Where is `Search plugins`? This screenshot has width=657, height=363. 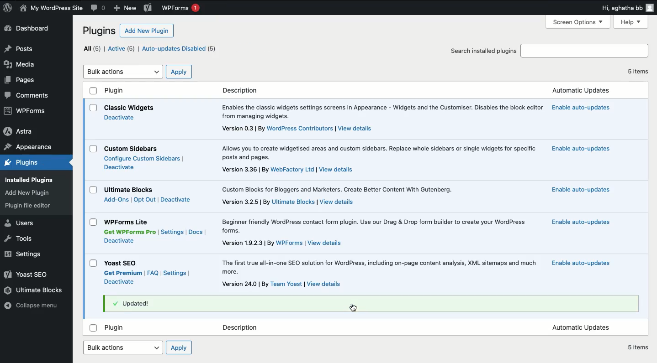
Search plugins is located at coordinates (584, 51).